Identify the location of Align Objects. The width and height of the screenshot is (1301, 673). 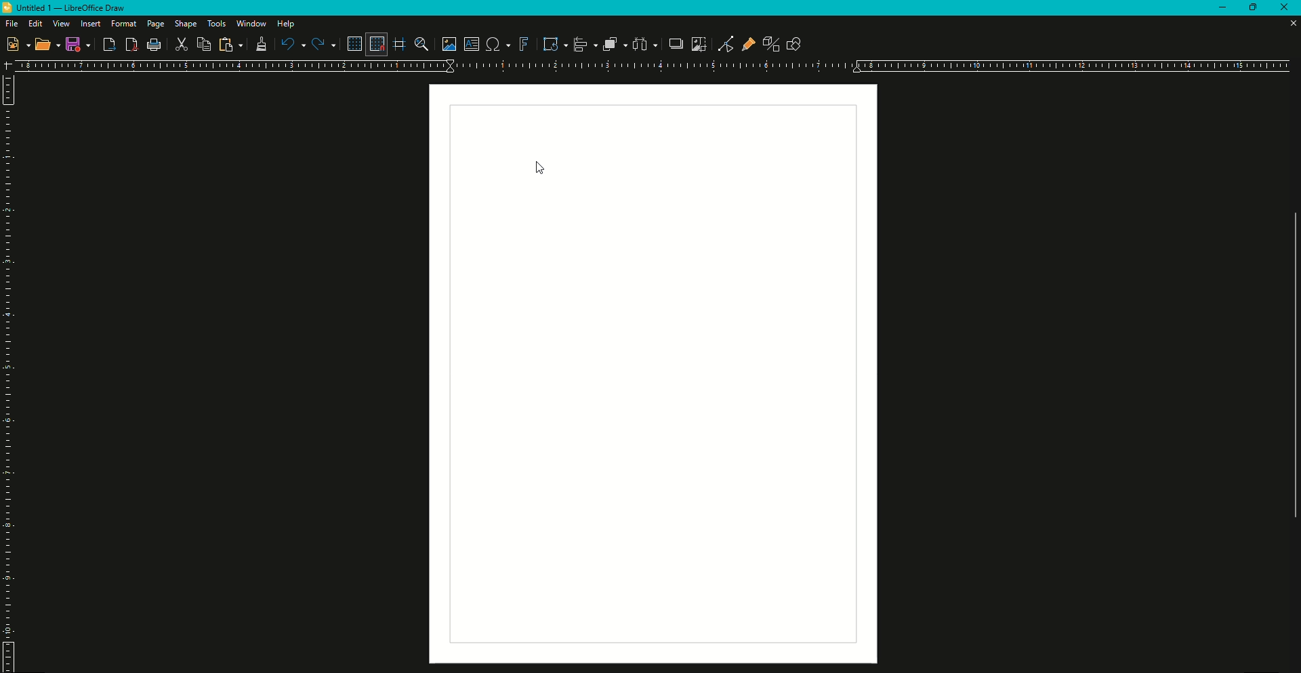
(583, 45).